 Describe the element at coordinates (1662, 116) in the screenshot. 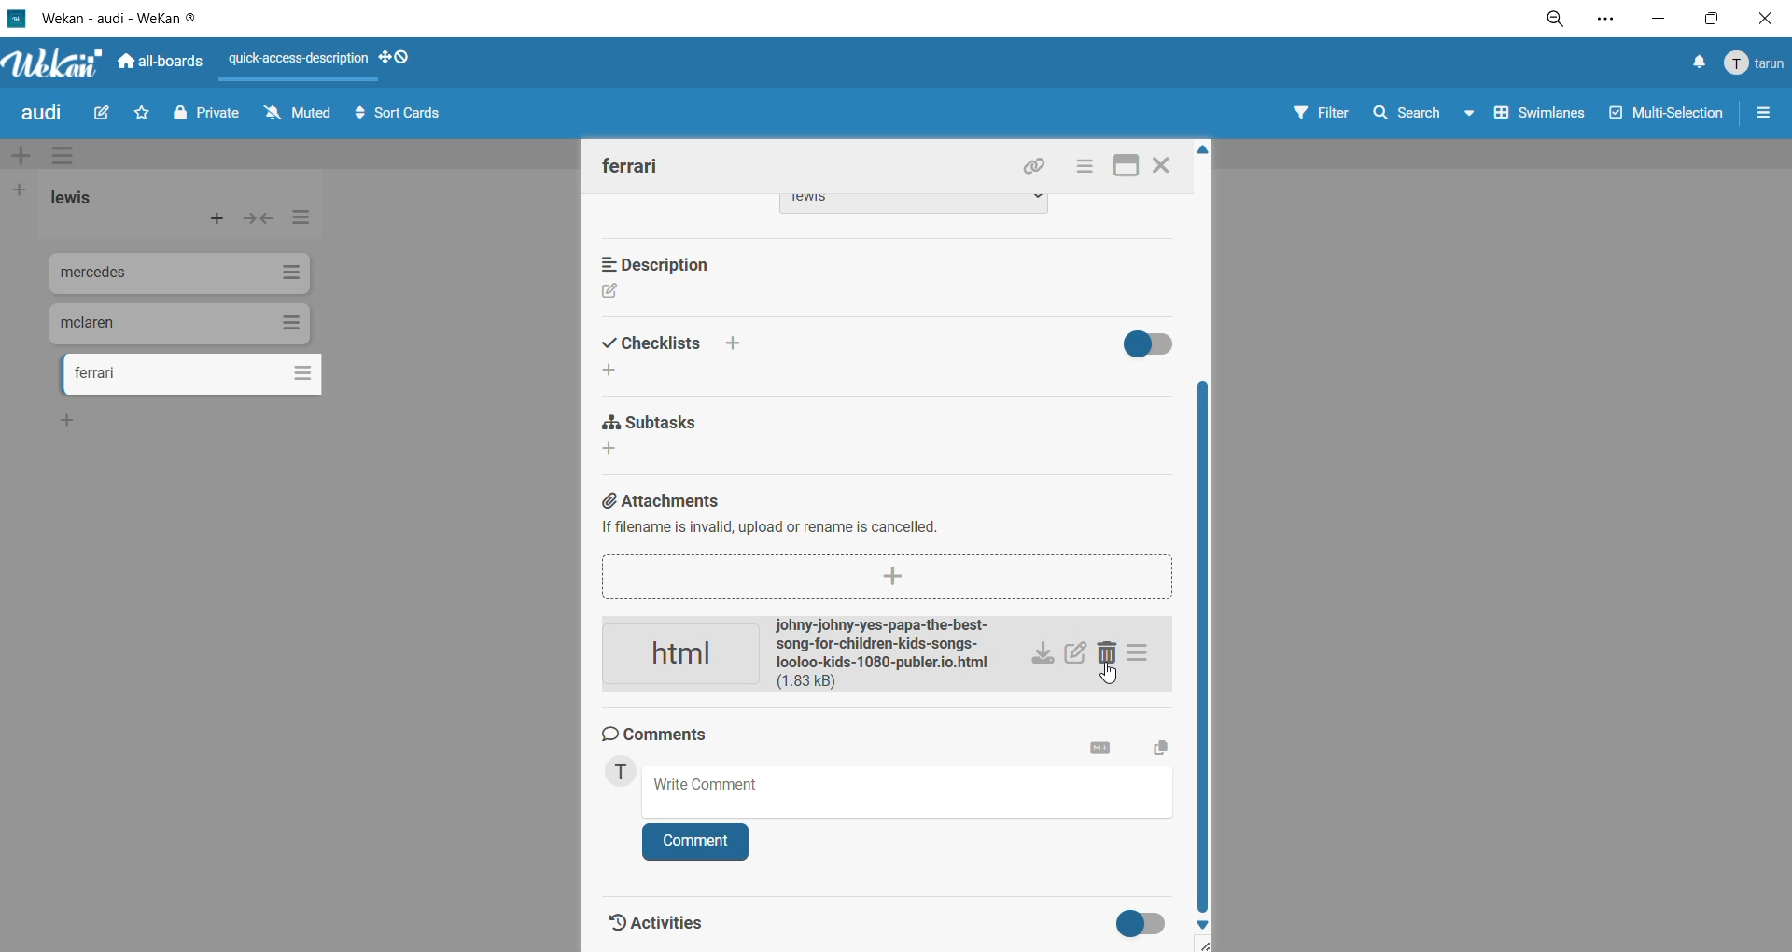

I see `multiselections` at that location.